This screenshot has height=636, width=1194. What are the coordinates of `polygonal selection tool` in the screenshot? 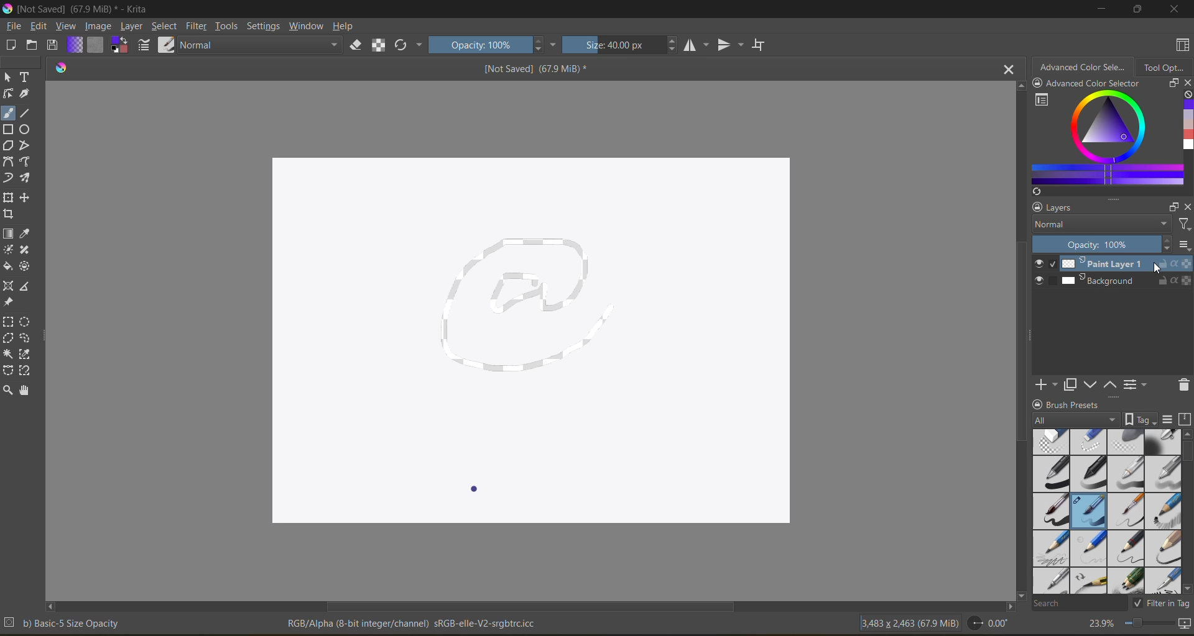 It's located at (8, 337).